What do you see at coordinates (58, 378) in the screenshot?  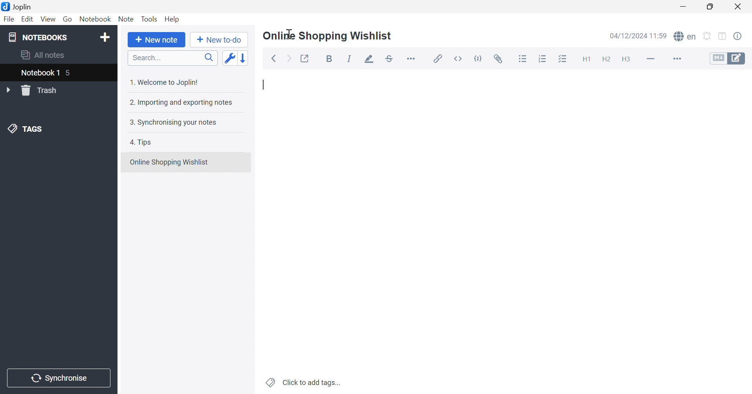 I see `Synchronise` at bounding box center [58, 378].